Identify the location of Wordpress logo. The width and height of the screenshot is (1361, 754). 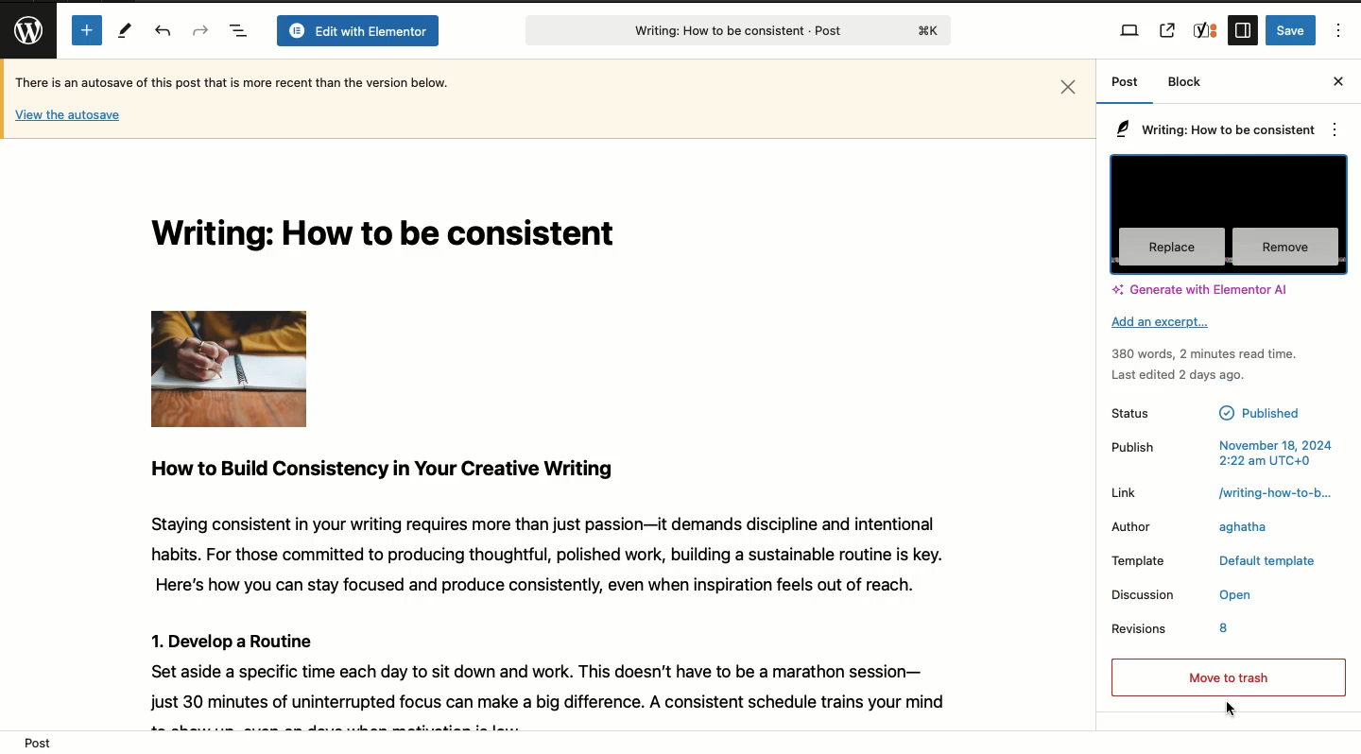
(24, 30).